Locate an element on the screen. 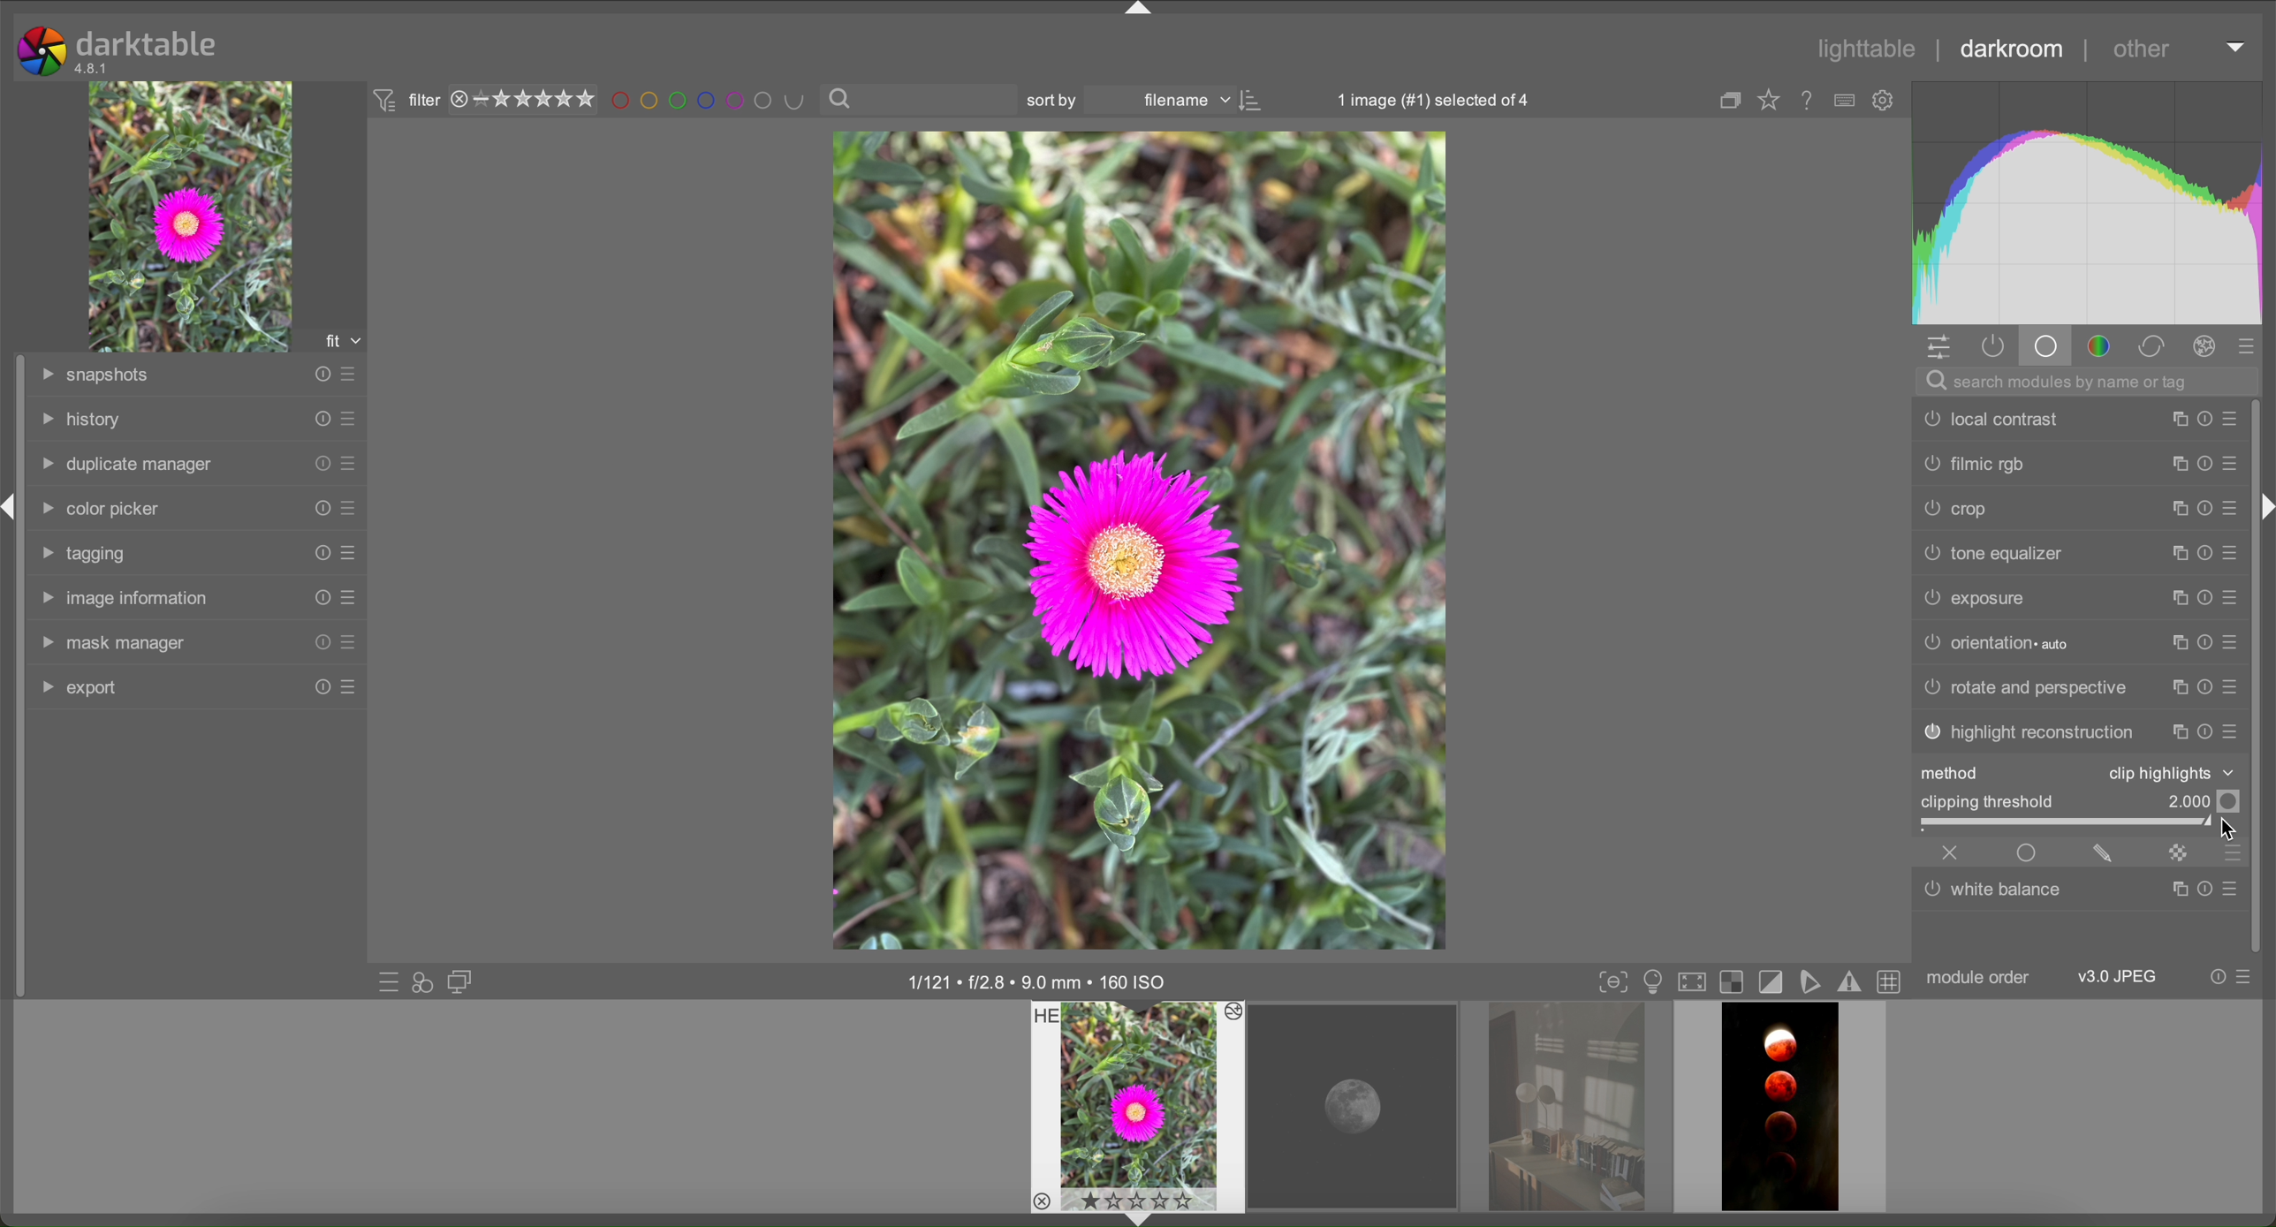  toggle cliping indication is located at coordinates (1775, 982).